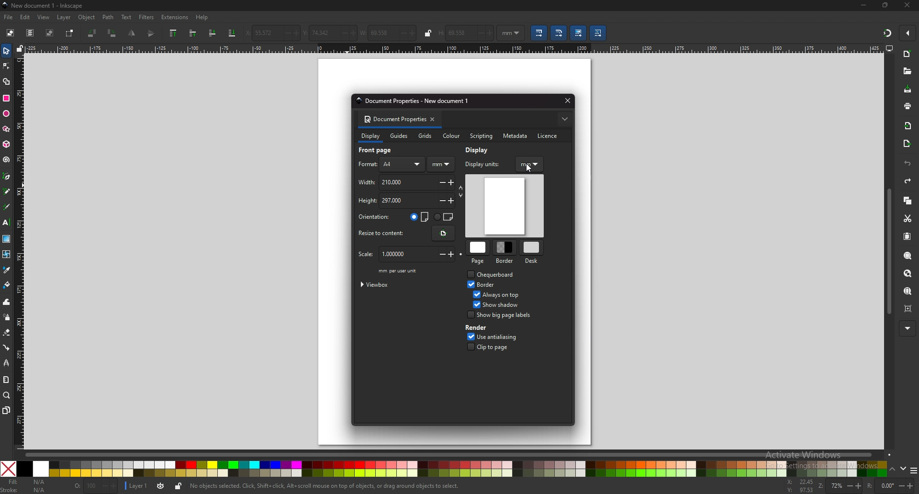  What do you see at coordinates (162, 486) in the screenshot?
I see `current layer visibility` at bounding box center [162, 486].